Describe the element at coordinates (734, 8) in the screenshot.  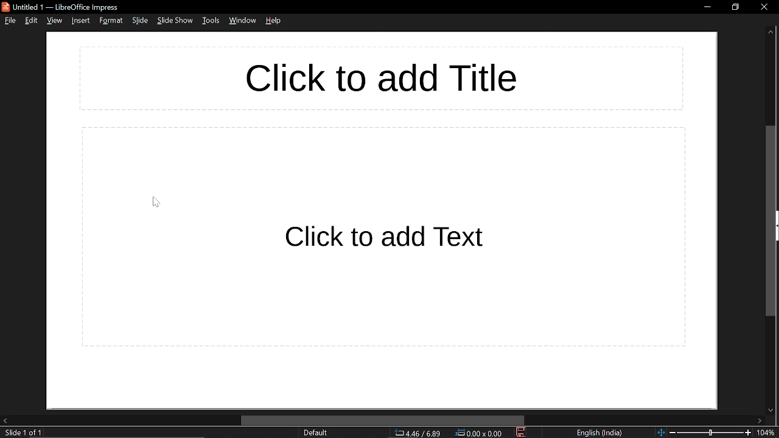
I see `restore down` at that location.